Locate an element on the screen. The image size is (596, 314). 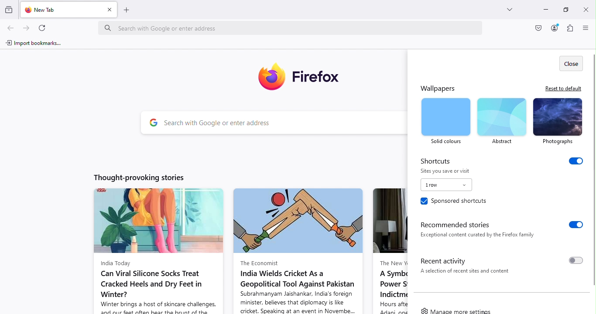
Manage more settings is located at coordinates (459, 311).